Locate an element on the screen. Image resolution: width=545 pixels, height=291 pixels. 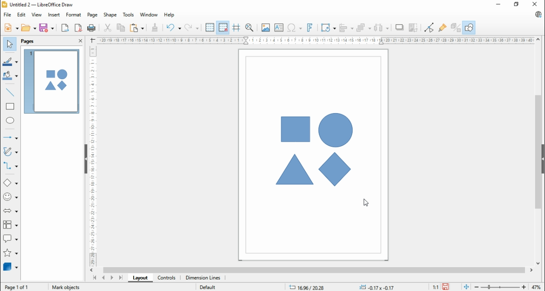
shape 2 is located at coordinates (295, 170).